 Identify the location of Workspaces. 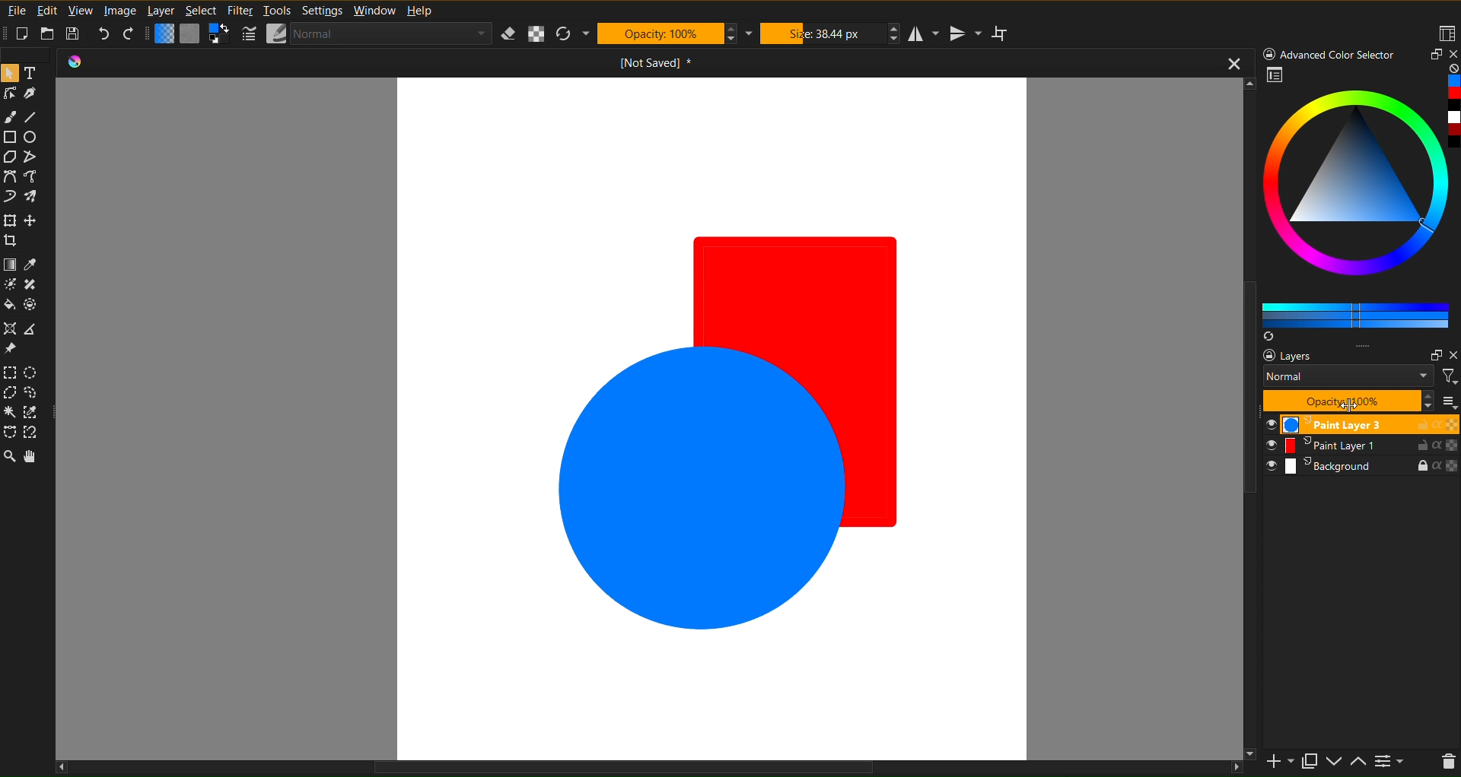
(1447, 31).